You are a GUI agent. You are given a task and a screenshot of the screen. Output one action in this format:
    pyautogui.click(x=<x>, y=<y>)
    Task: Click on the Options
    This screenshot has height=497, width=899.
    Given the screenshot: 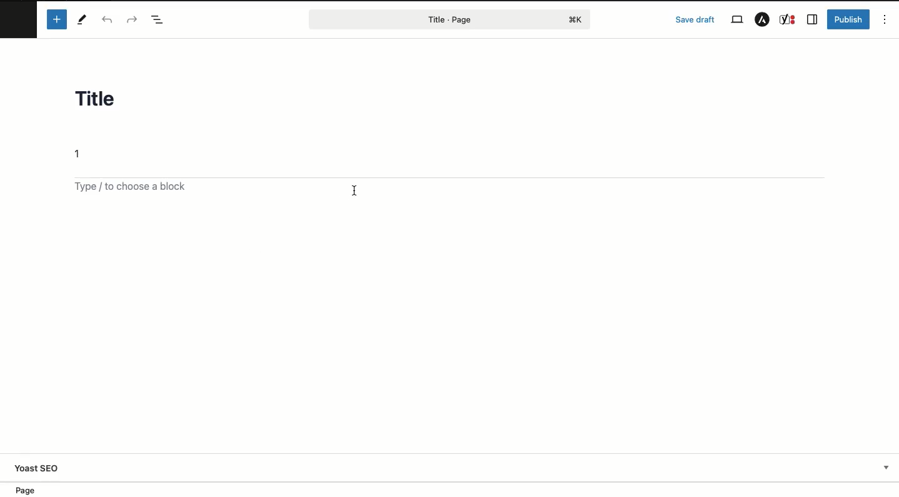 What is the action you would take?
    pyautogui.click(x=885, y=19)
    